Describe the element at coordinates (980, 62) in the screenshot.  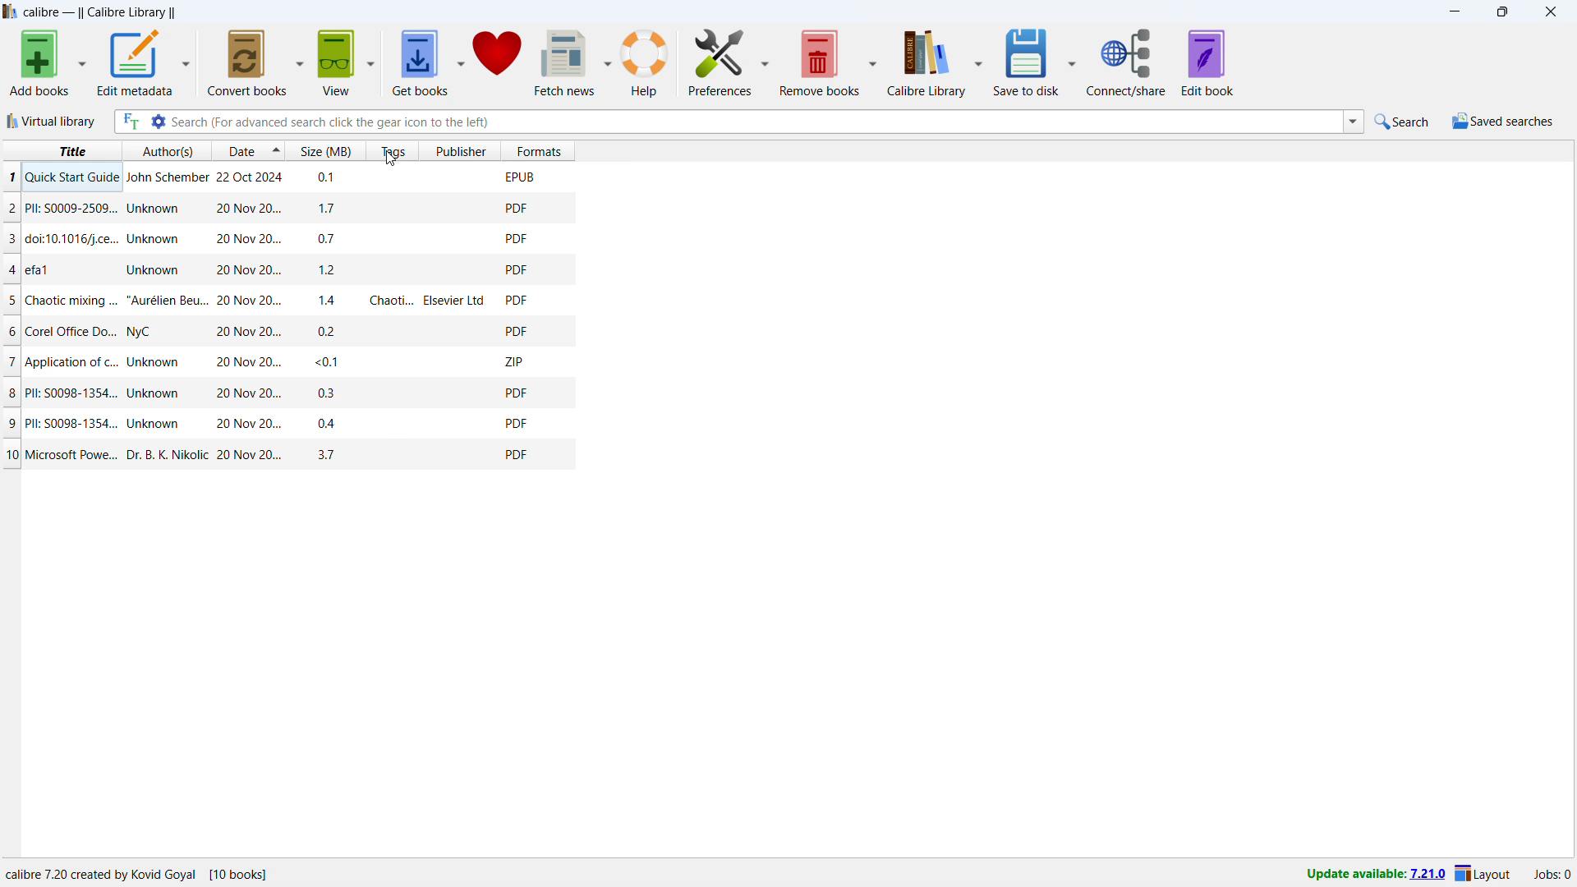
I see `calibre library options` at that location.